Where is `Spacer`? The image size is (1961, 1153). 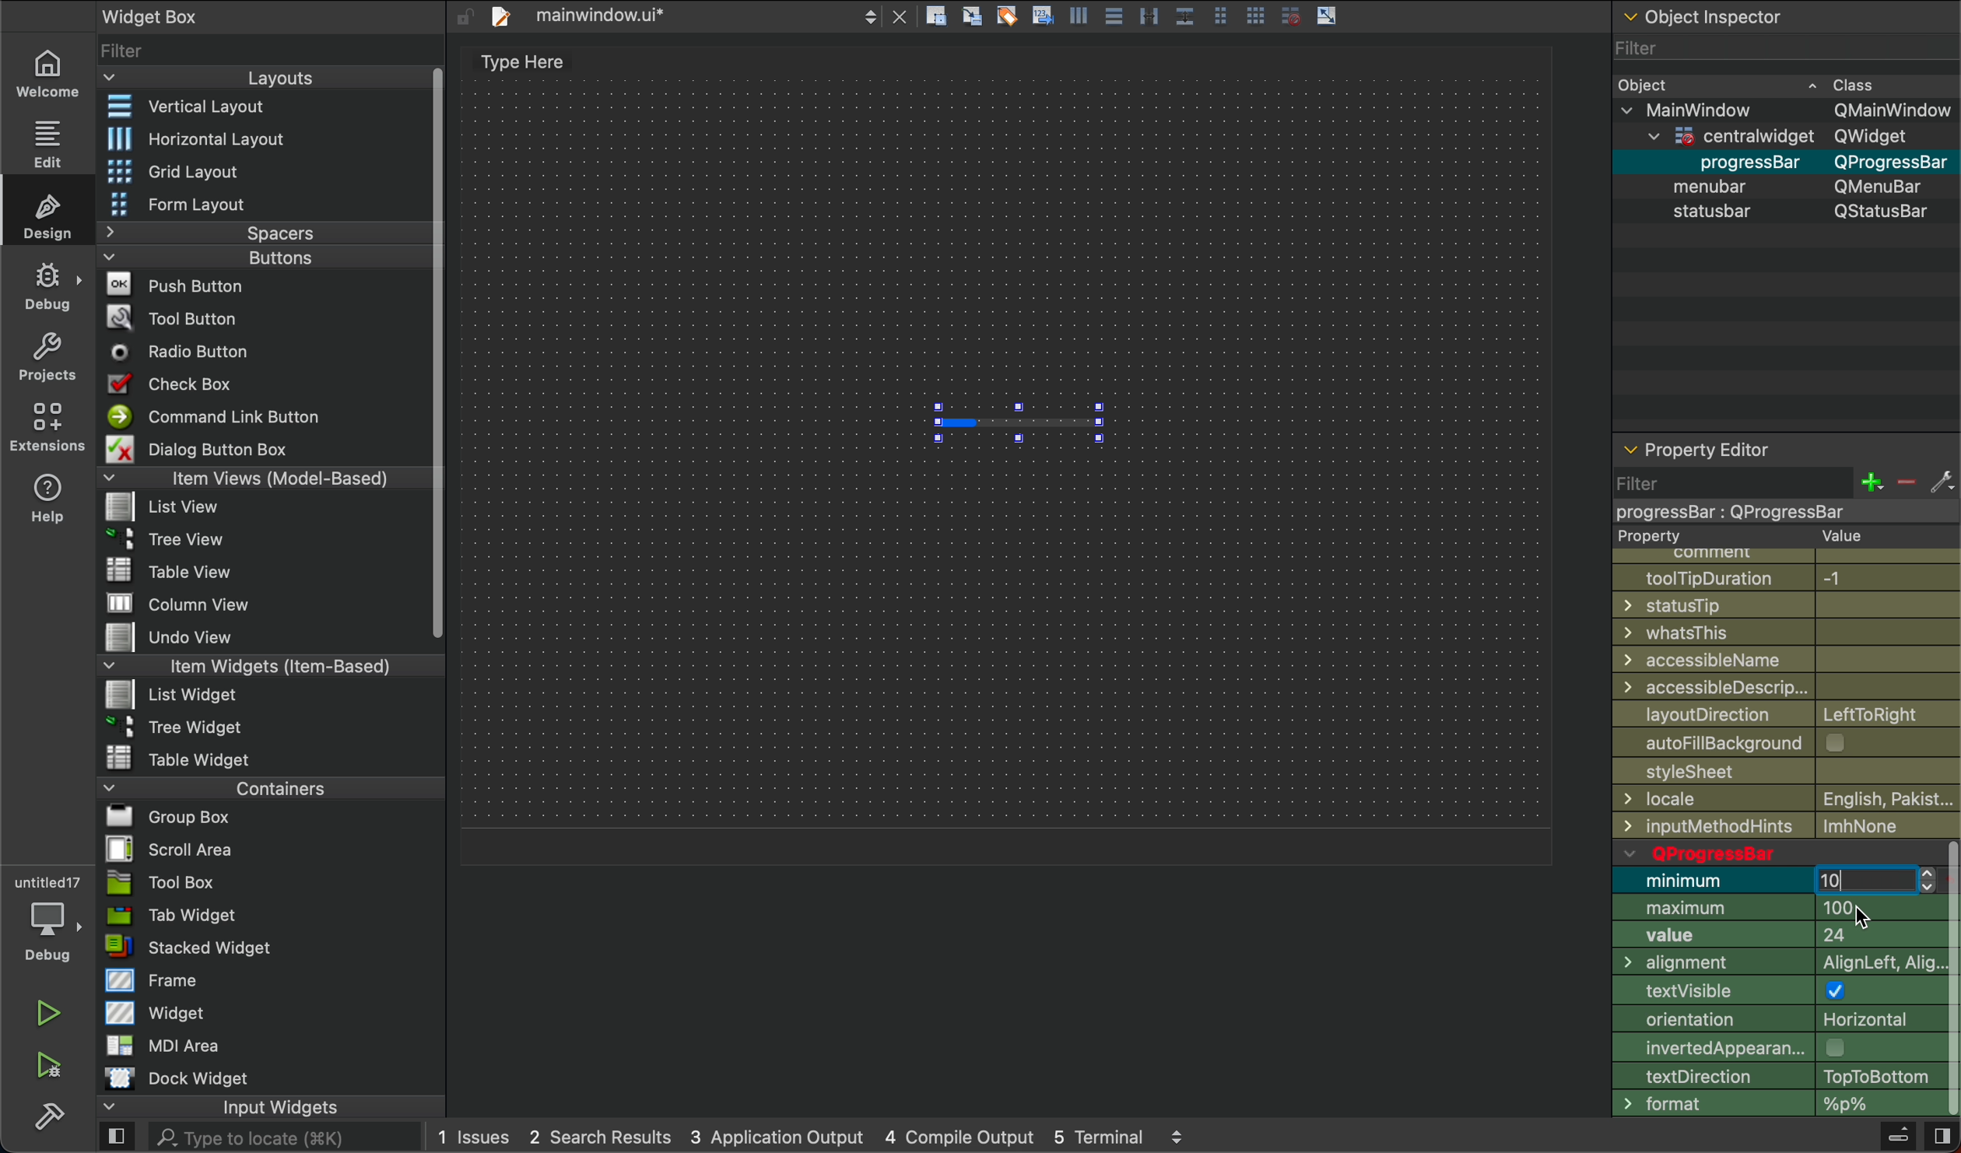
Spacer is located at coordinates (243, 233).